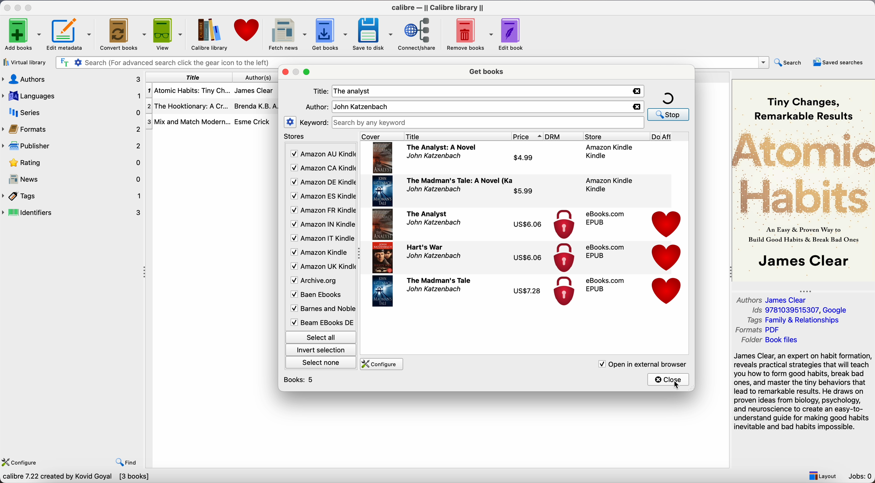  Describe the element at coordinates (637, 91) in the screenshot. I see `clear` at that location.